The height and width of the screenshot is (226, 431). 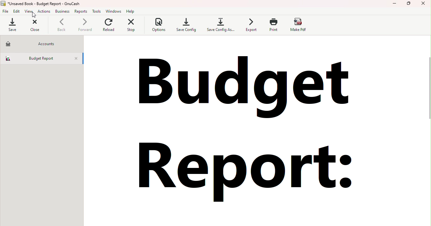 What do you see at coordinates (409, 4) in the screenshot?
I see `Maximize` at bounding box center [409, 4].